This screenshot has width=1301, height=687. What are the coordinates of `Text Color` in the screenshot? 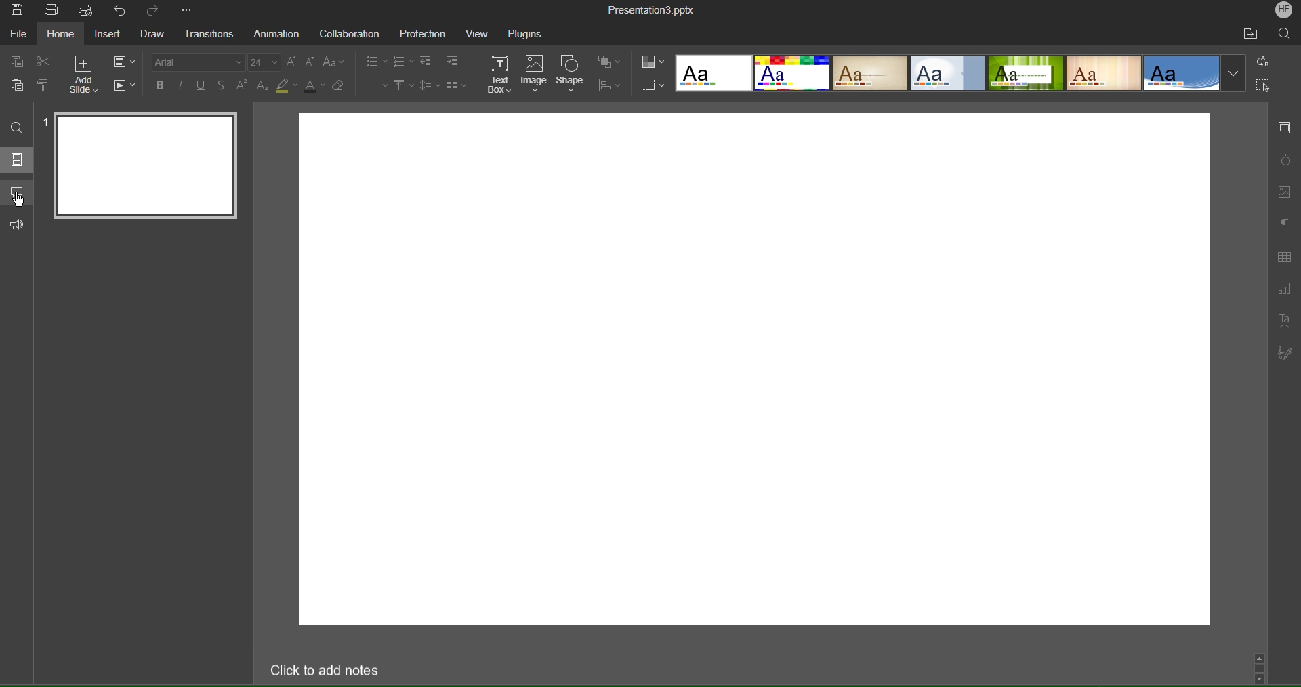 It's located at (313, 87).